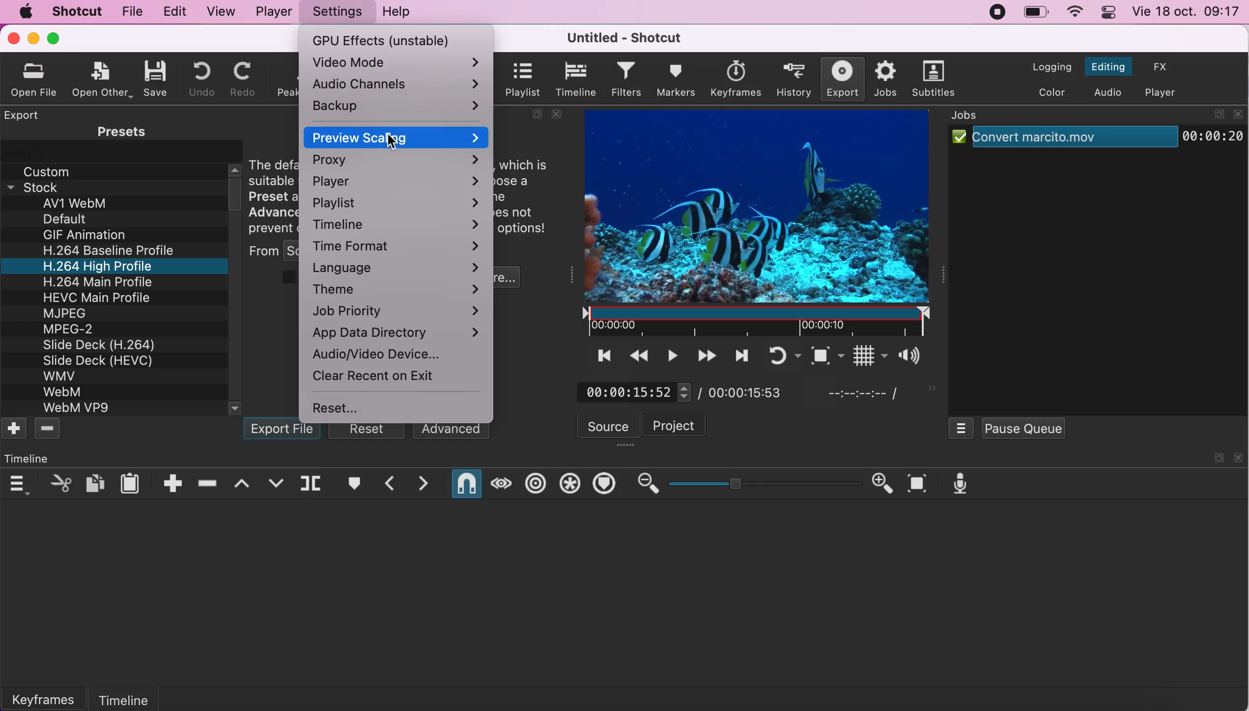 This screenshot has height=711, width=1249. Describe the element at coordinates (678, 80) in the screenshot. I see `markers` at that location.